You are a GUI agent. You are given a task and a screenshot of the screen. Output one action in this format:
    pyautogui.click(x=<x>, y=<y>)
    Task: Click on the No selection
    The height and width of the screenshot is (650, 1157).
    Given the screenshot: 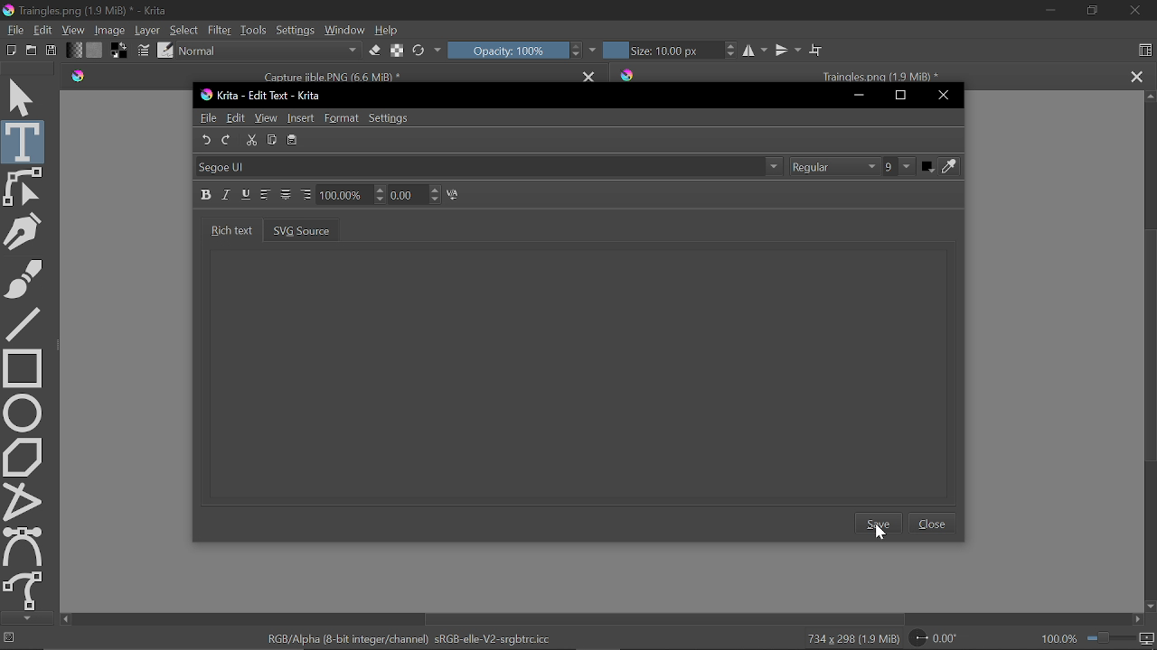 What is the action you would take?
    pyautogui.click(x=10, y=640)
    